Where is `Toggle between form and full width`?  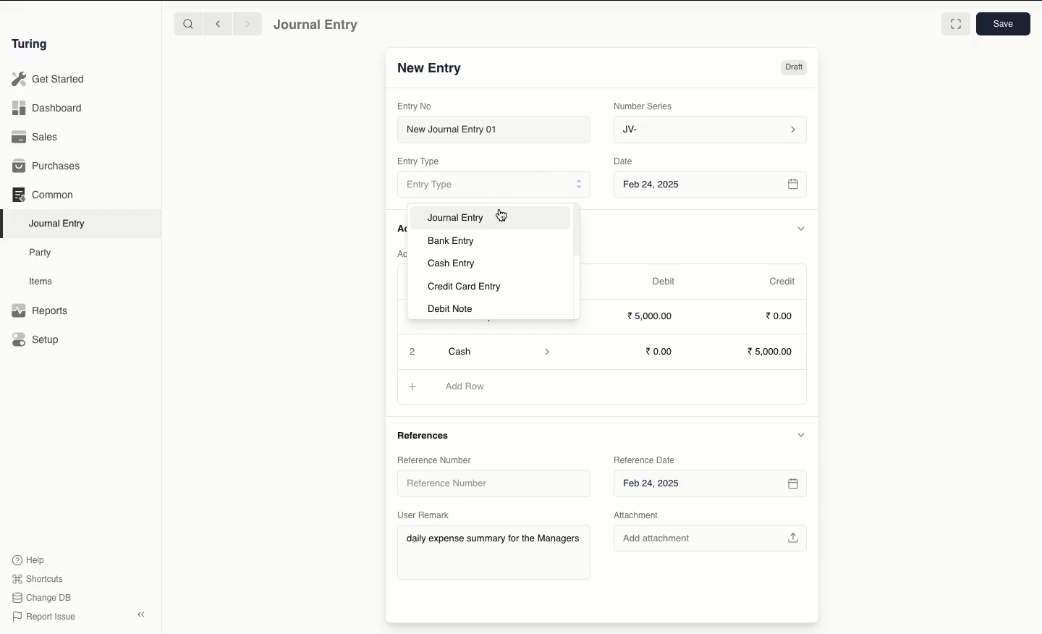 Toggle between form and full width is located at coordinates (956, 24).